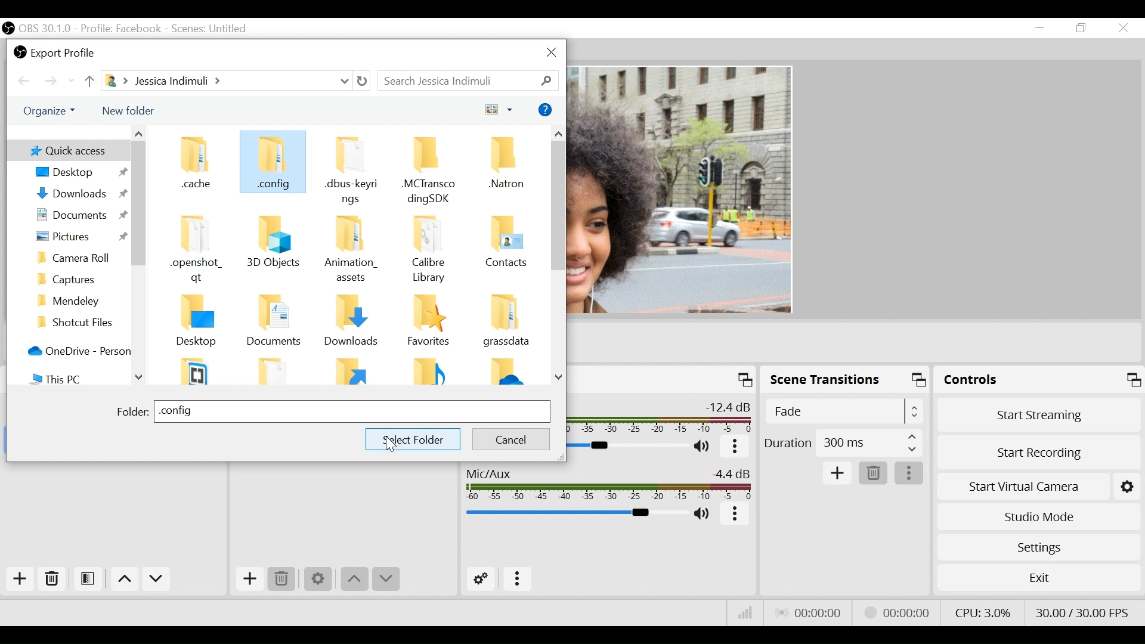  I want to click on Navigation, so click(80, 300).